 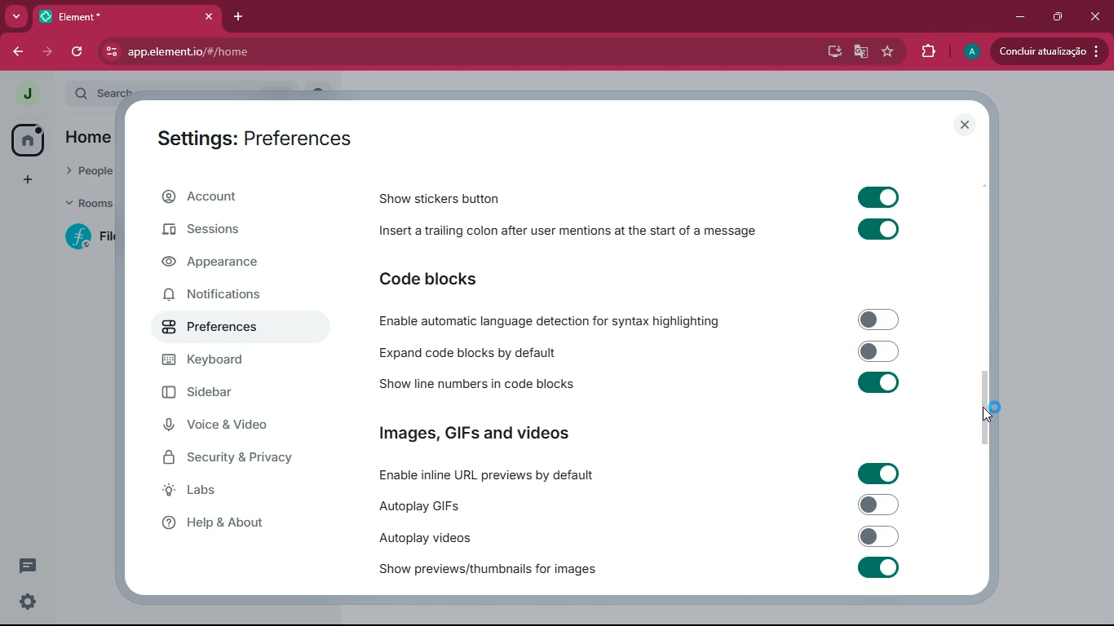 I want to click on Sessions, so click(x=217, y=230).